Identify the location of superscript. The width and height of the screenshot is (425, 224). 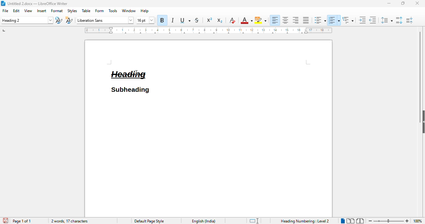
(210, 20).